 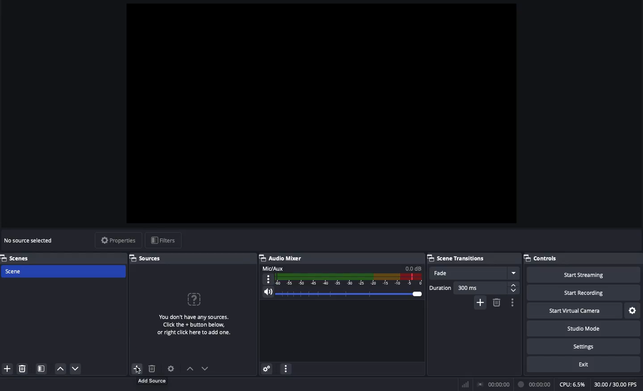 What do you see at coordinates (541, 258) in the screenshot?
I see `Controls` at bounding box center [541, 258].